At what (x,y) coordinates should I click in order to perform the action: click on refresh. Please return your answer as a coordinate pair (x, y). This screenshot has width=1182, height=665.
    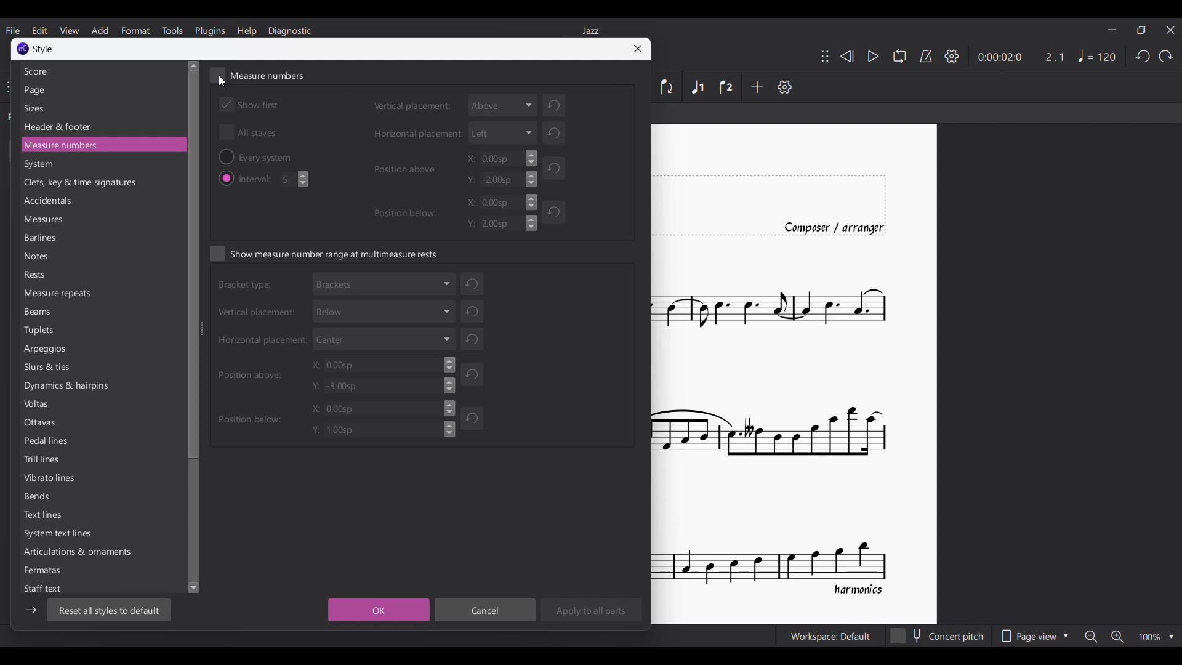
    Looking at the image, I should click on (472, 310).